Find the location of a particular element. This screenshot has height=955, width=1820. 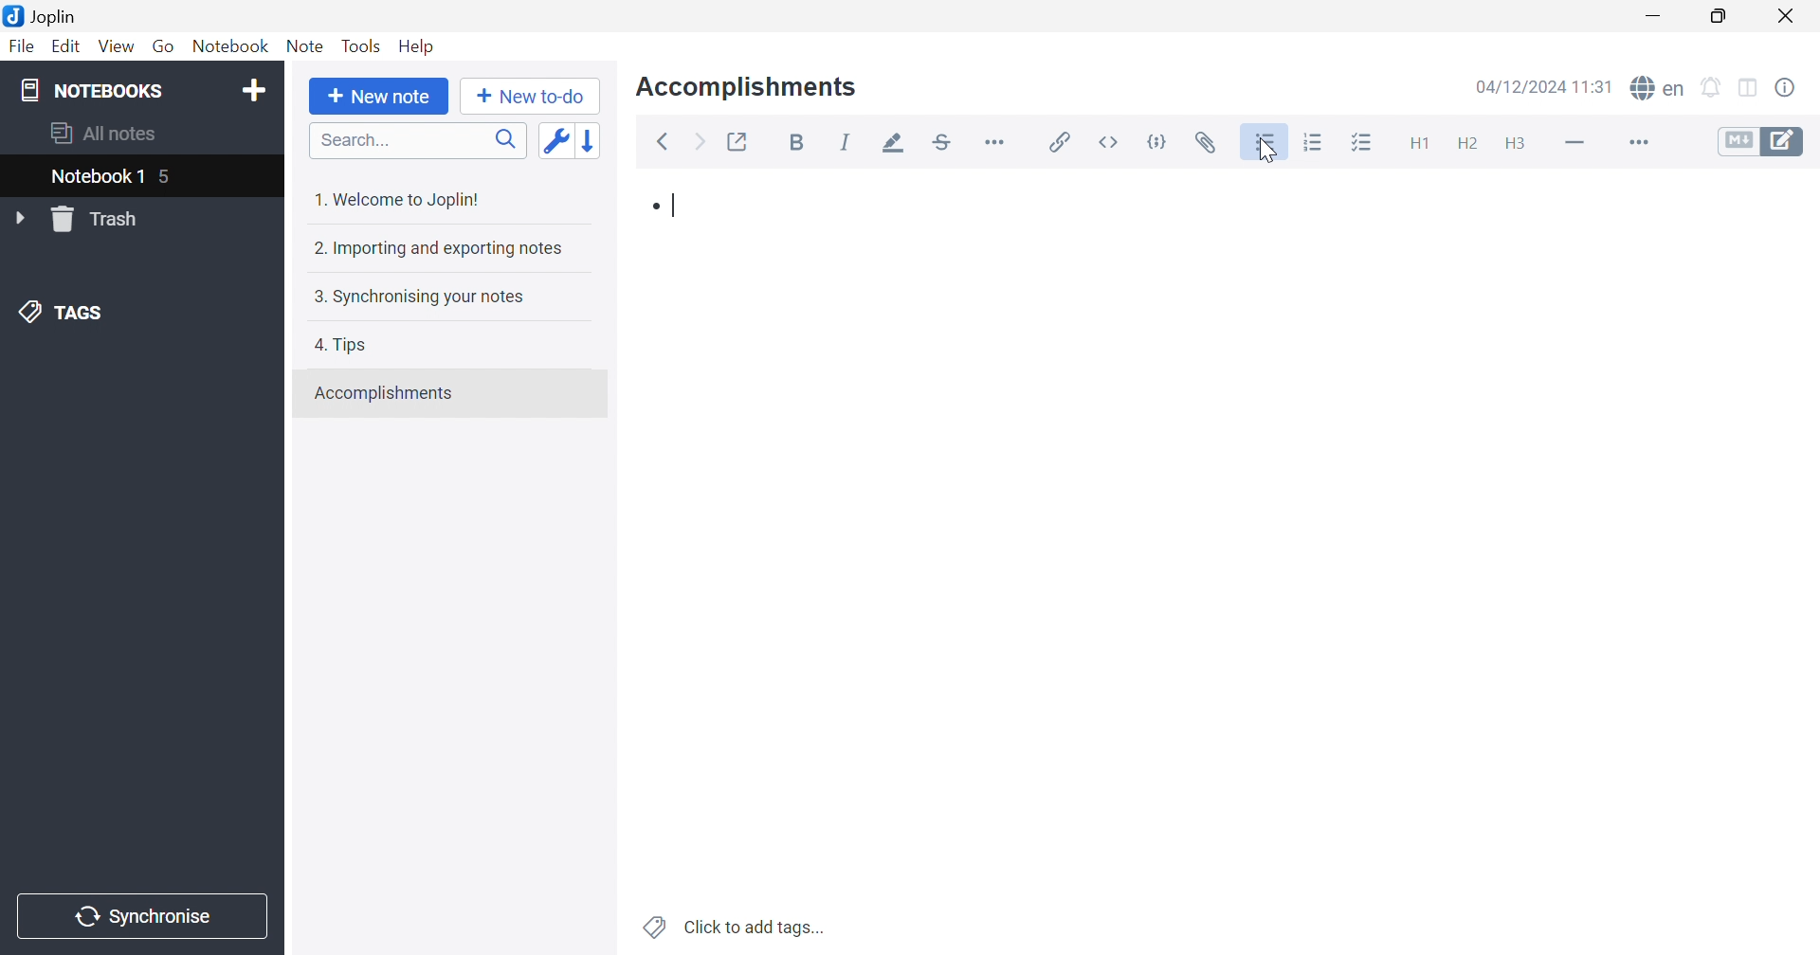

View is located at coordinates (115, 47).